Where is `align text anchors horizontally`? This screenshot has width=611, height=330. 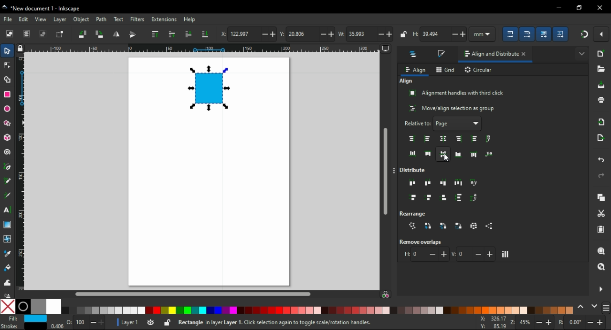 align text anchors horizontally is located at coordinates (488, 139).